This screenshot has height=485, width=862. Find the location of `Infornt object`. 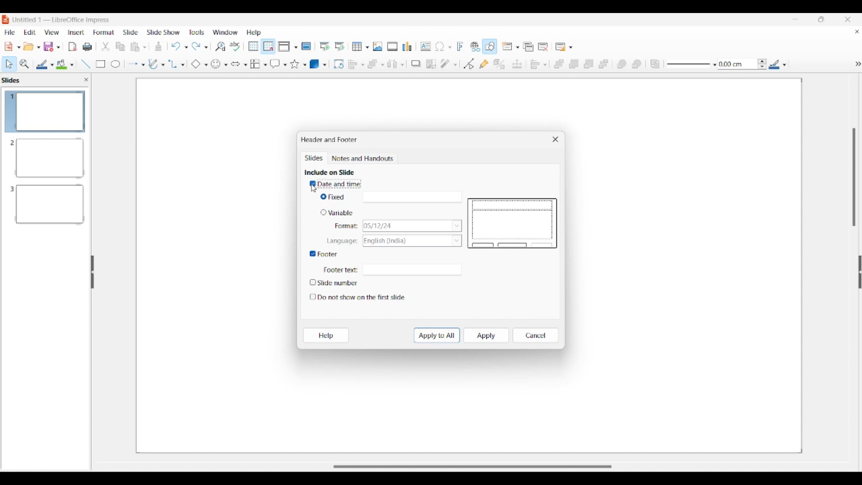

Infornt object is located at coordinates (622, 64).